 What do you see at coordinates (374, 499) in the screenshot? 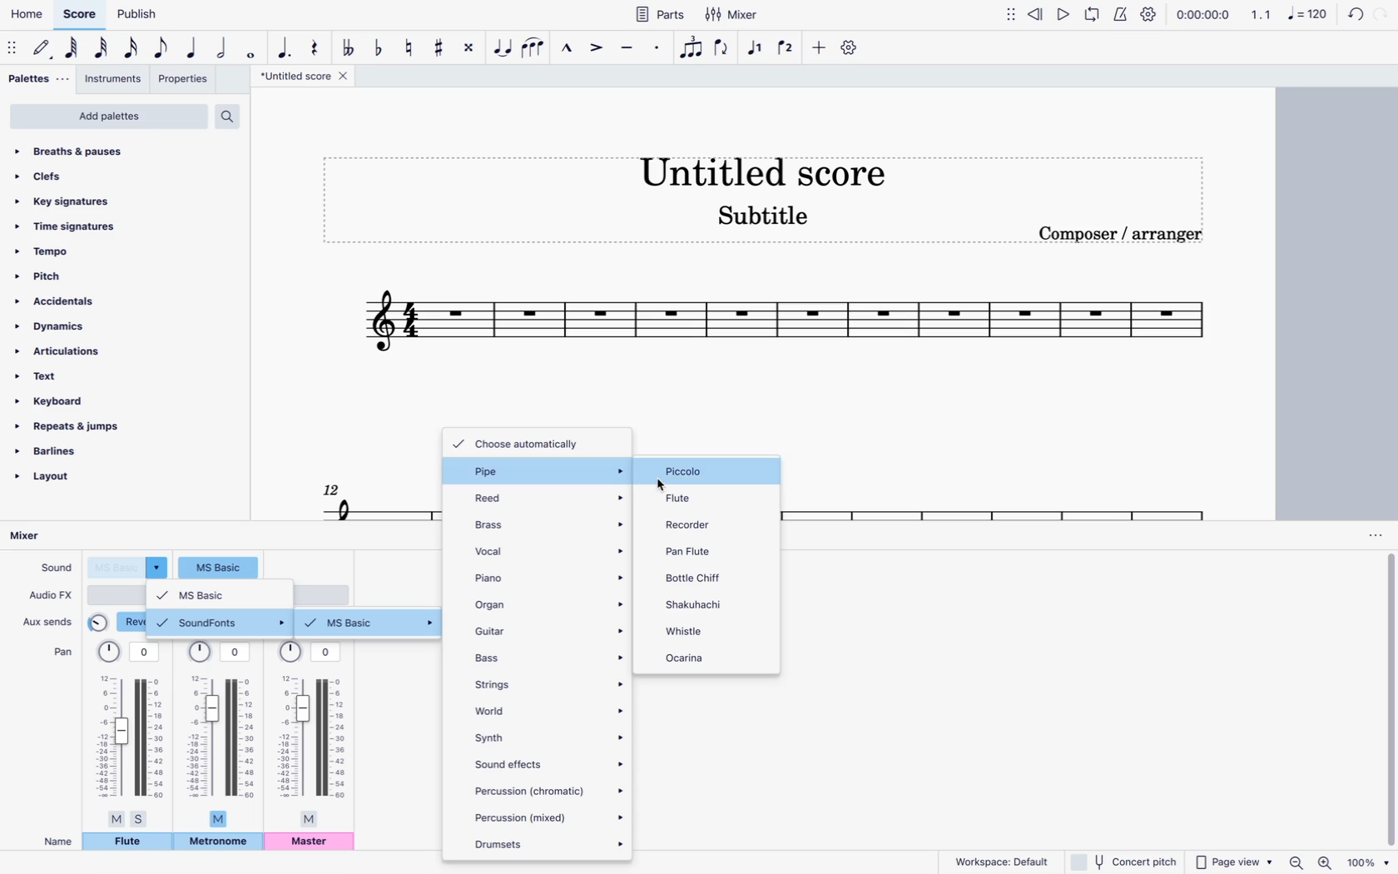
I see `scale` at bounding box center [374, 499].